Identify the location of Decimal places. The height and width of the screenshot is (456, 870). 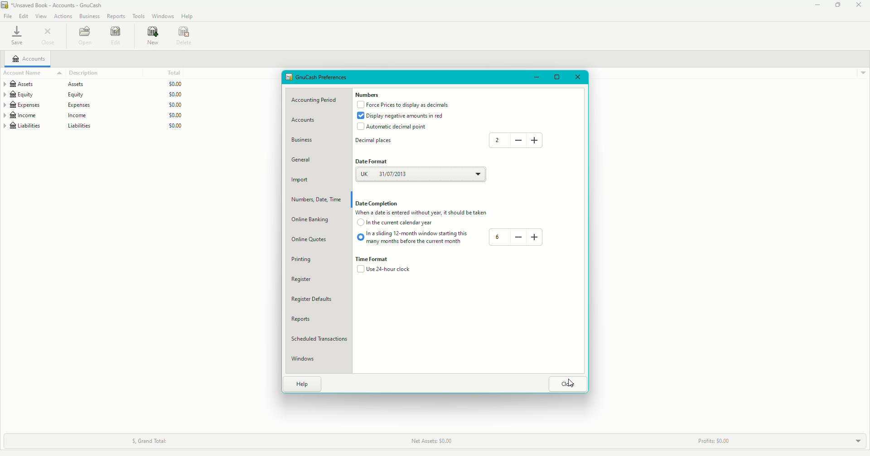
(374, 142).